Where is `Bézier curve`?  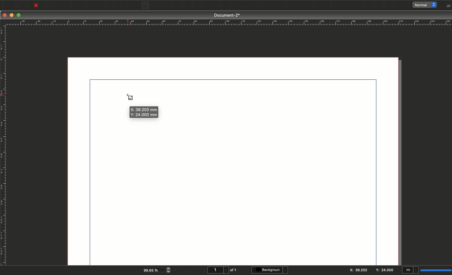
Bézier curve is located at coordinates (220, 6).